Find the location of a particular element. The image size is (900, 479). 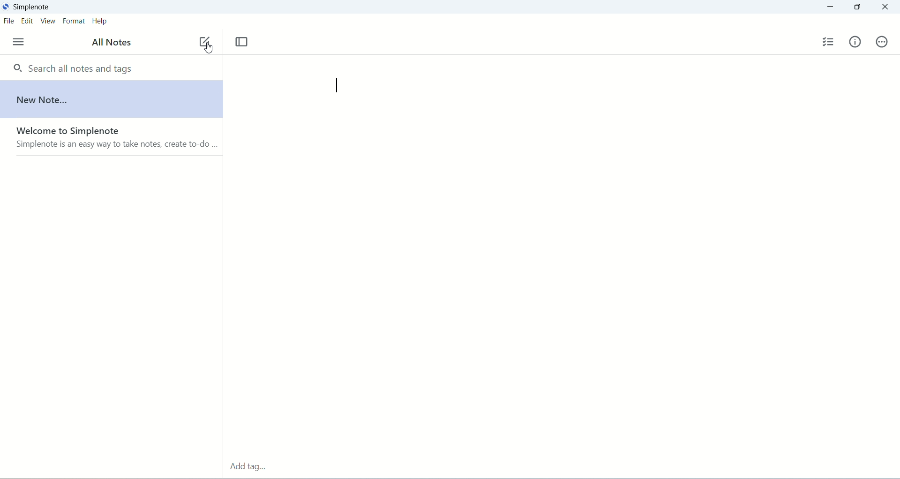

menu is located at coordinates (16, 42).